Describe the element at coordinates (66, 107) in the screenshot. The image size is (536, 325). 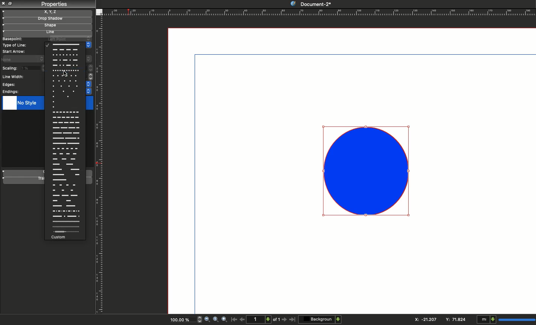
I see `line option` at that location.